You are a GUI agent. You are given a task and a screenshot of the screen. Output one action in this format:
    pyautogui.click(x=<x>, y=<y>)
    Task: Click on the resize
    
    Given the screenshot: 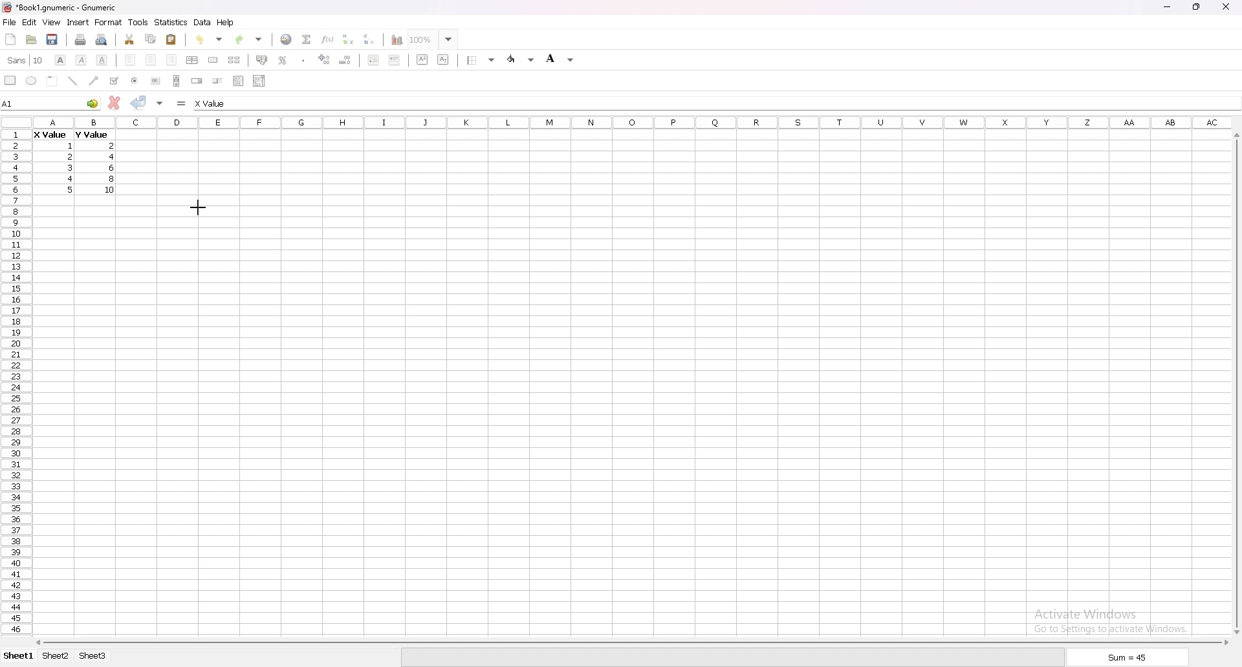 What is the action you would take?
    pyautogui.click(x=1197, y=7)
    